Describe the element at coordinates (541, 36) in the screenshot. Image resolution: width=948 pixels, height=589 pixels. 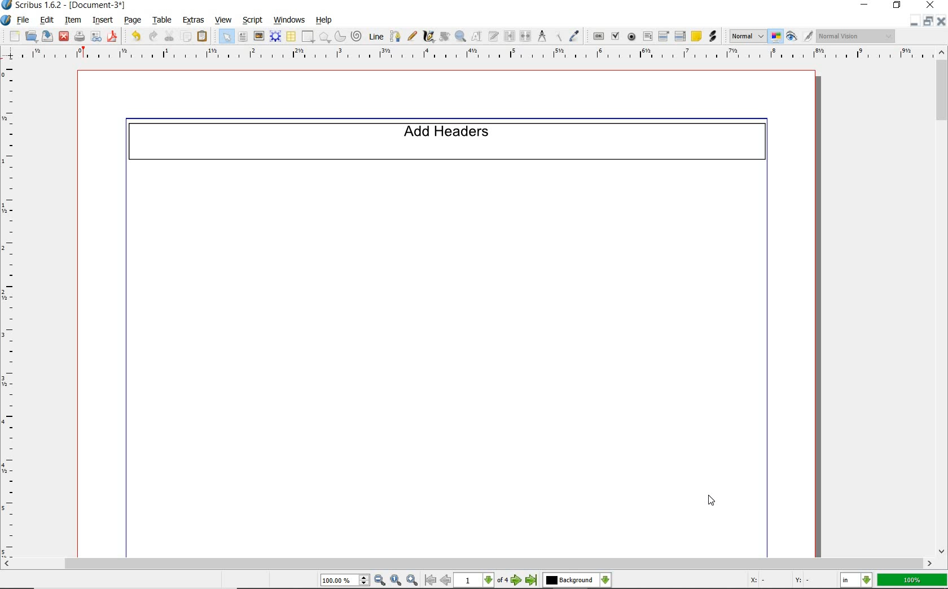
I see `measurements` at that location.